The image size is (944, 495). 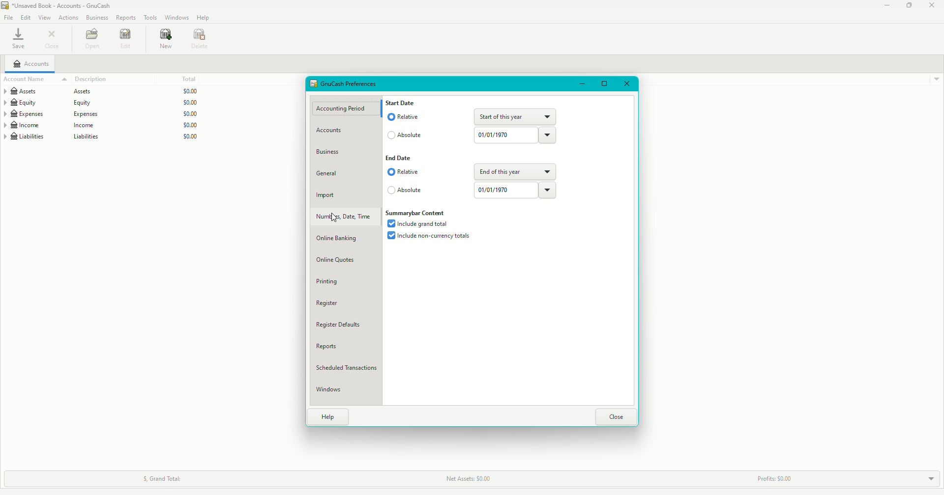 I want to click on Minimize, so click(x=885, y=6).